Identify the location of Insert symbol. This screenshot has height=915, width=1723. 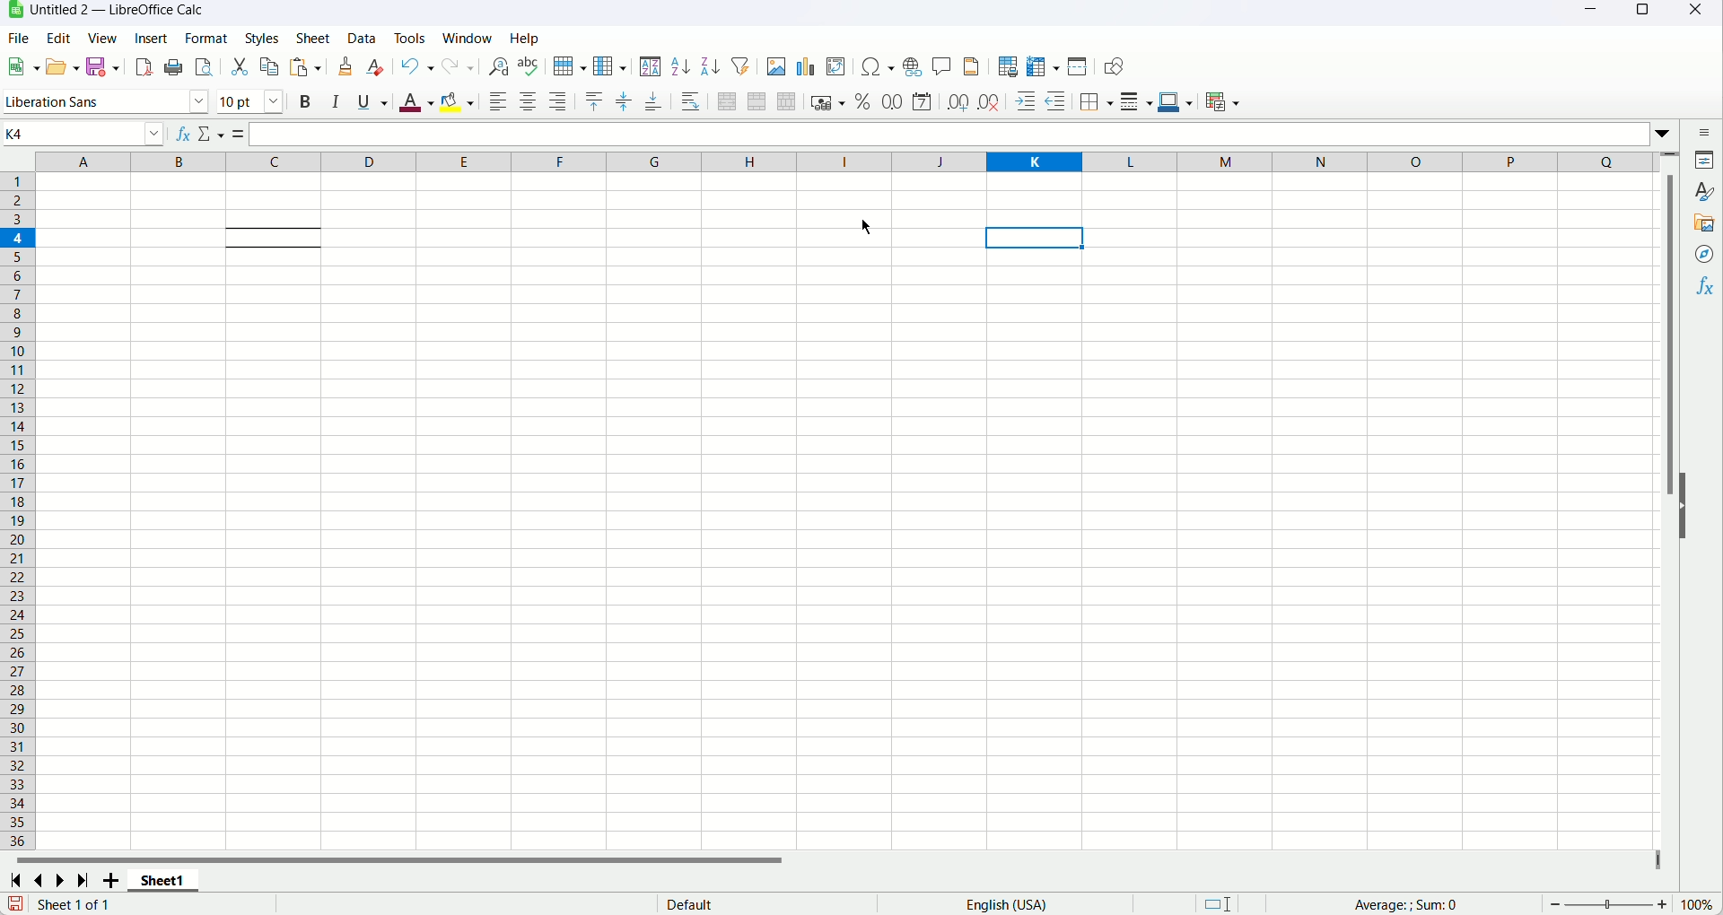
(879, 65).